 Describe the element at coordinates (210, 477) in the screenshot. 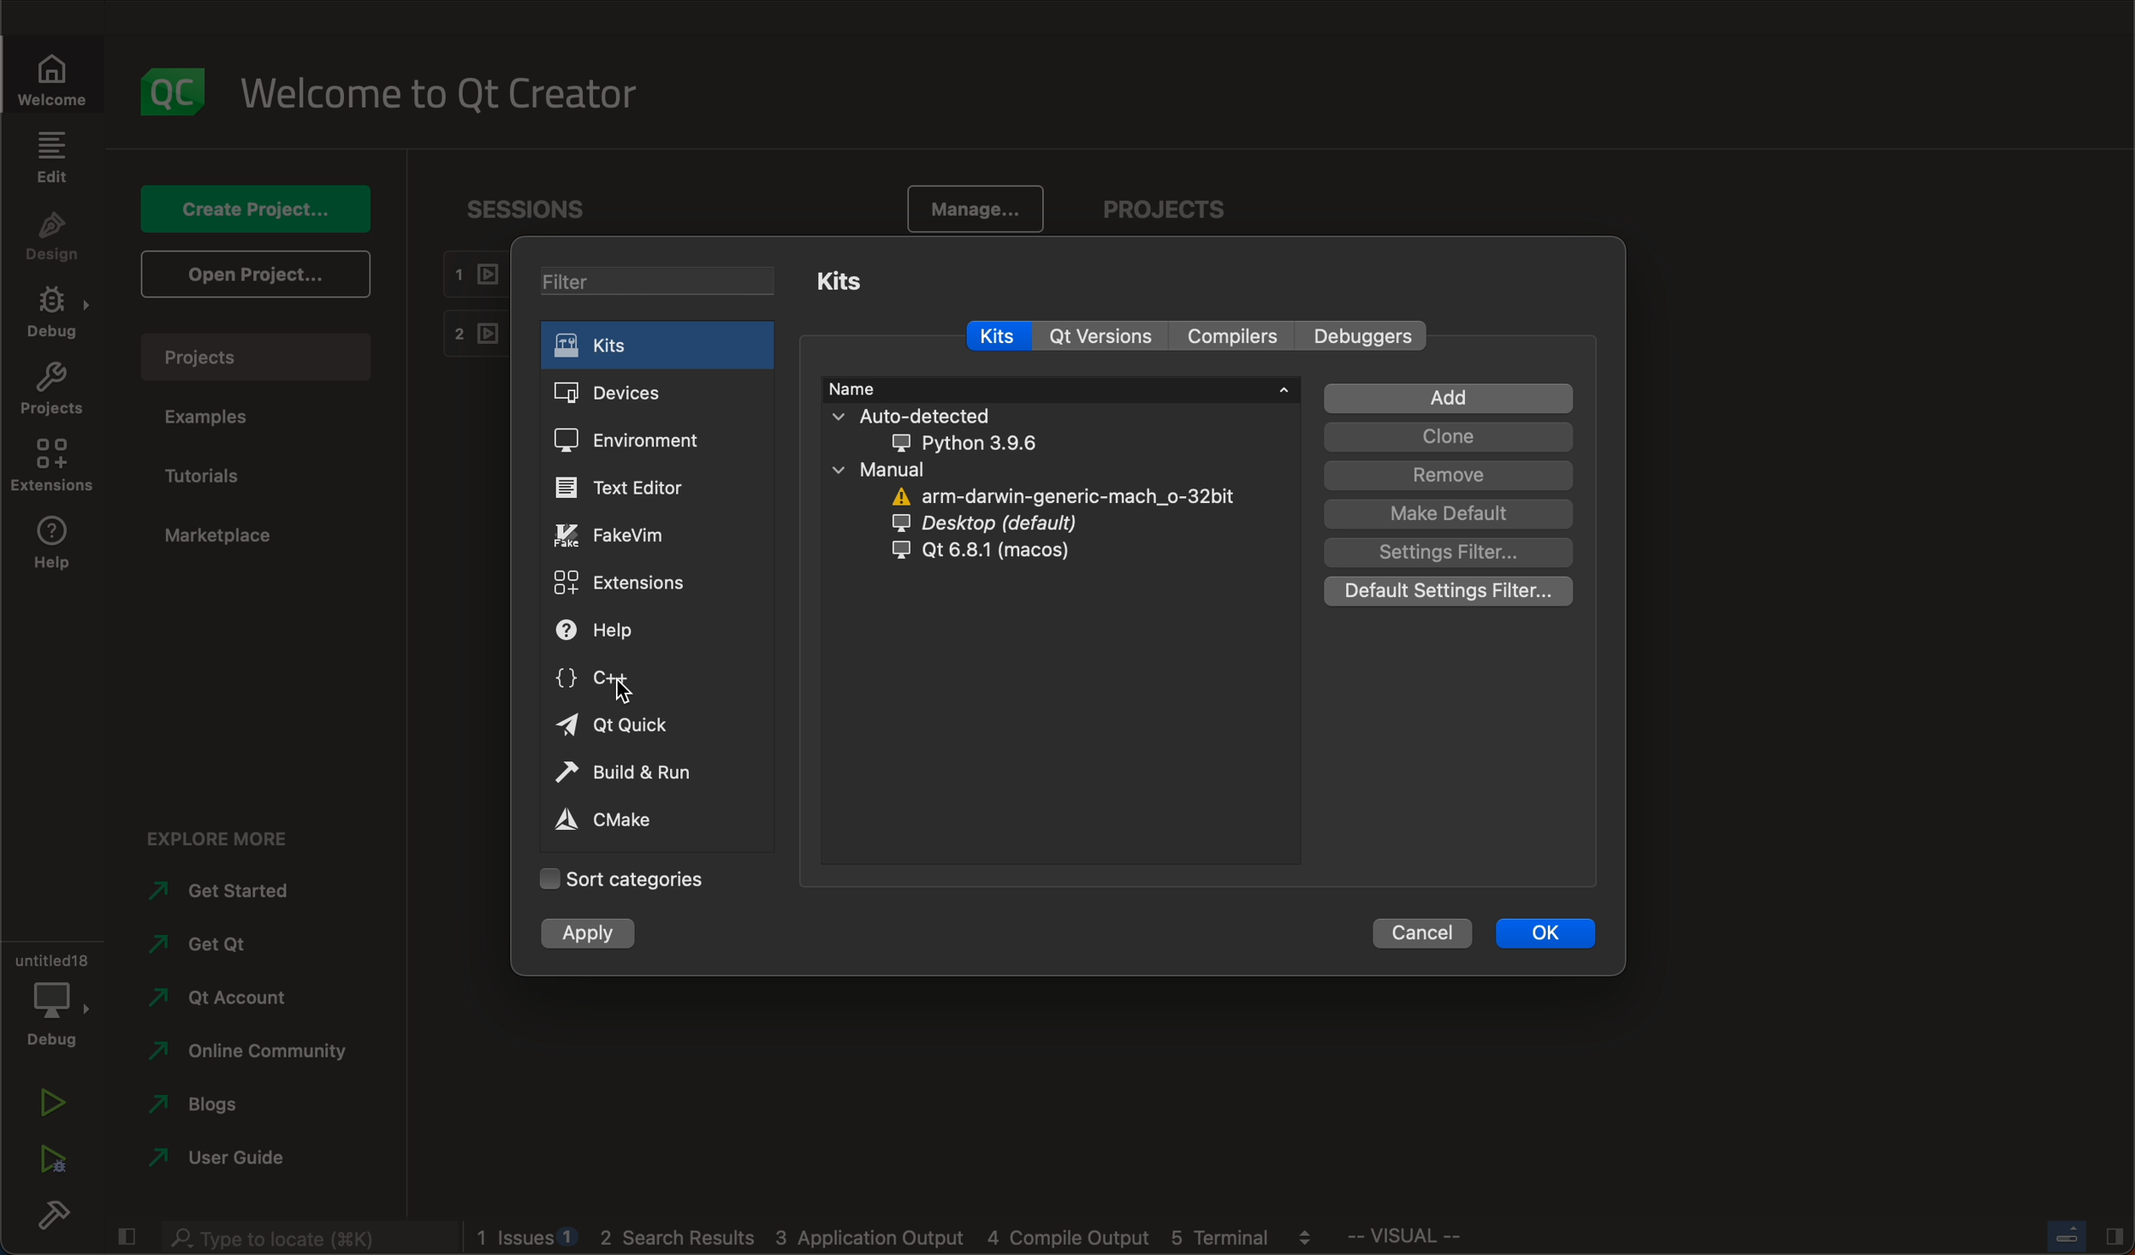

I see `tutorials` at that location.